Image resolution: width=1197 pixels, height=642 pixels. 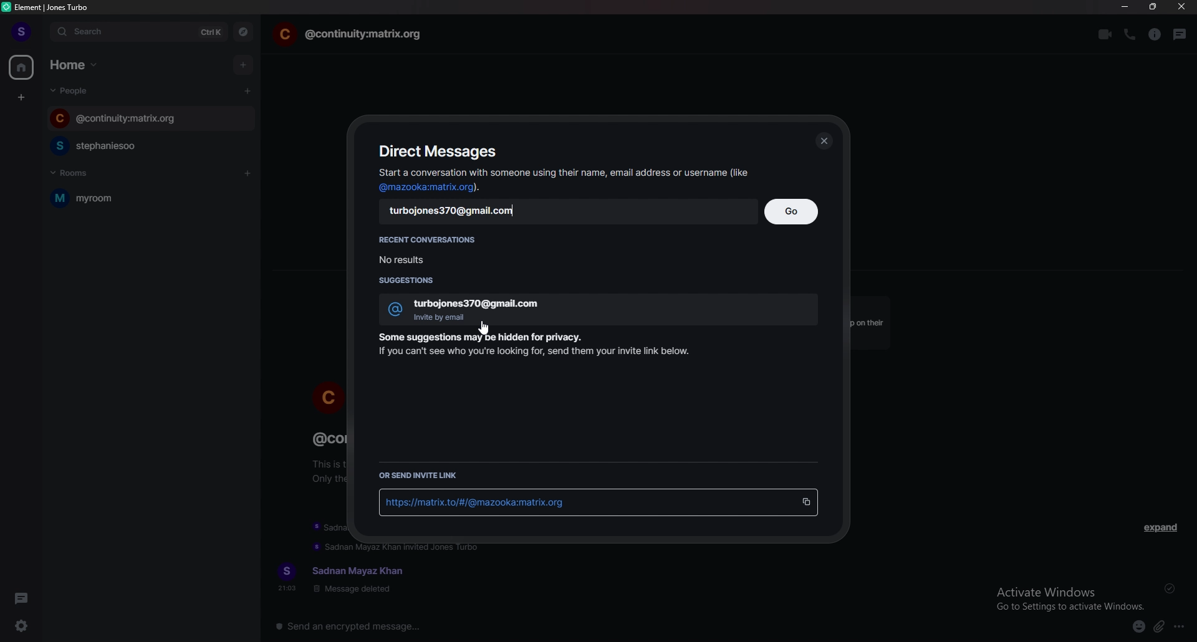 I want to click on home, so click(x=22, y=67).